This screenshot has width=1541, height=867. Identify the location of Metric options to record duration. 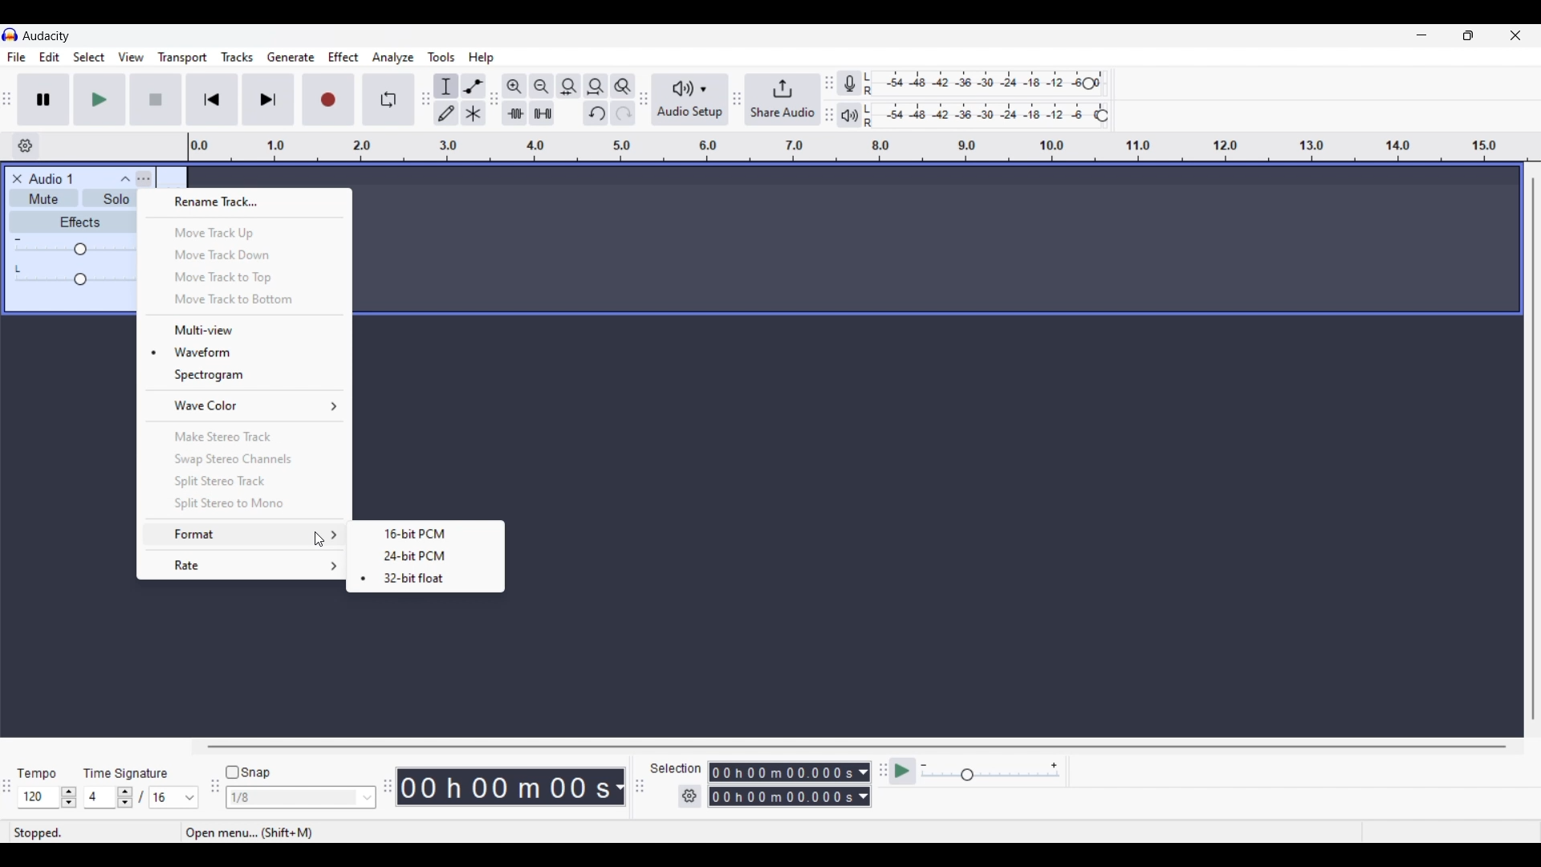
(862, 785).